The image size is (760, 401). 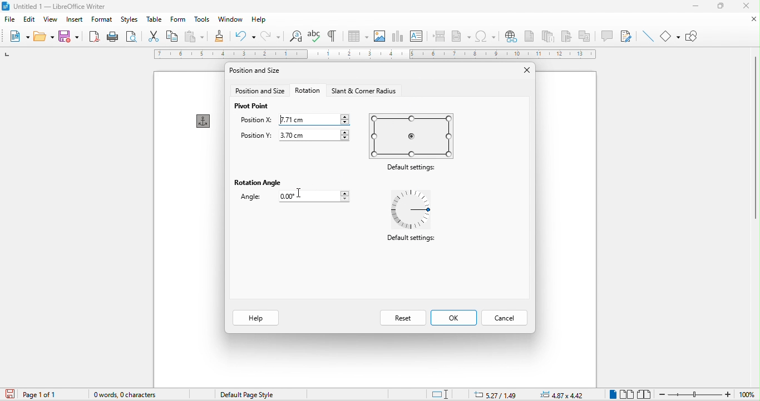 I want to click on endnote, so click(x=549, y=36).